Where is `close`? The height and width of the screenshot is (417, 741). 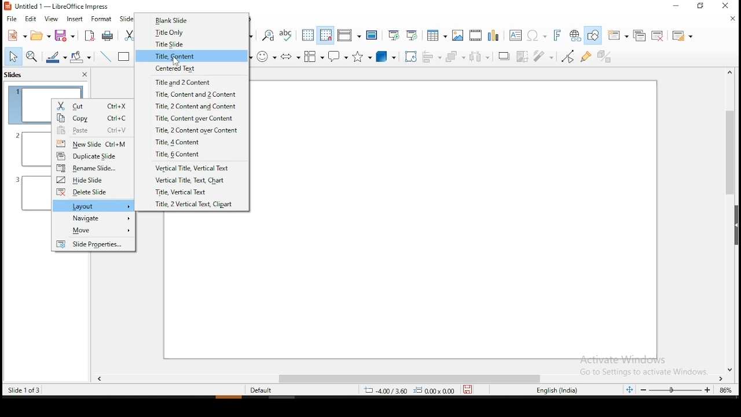 close is located at coordinates (732, 21).